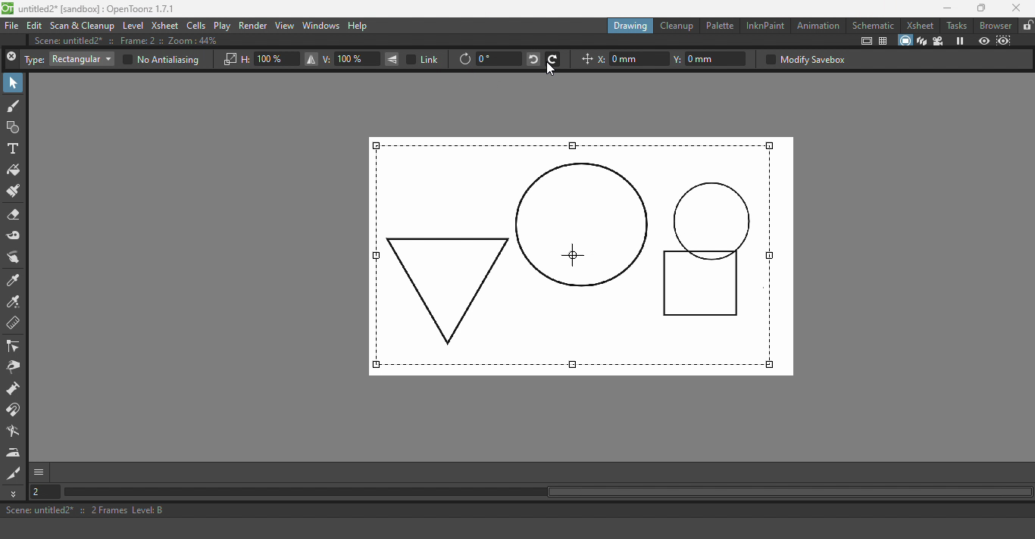 Image resolution: width=1035 pixels, height=539 pixels. What do you see at coordinates (285, 26) in the screenshot?
I see `View` at bounding box center [285, 26].